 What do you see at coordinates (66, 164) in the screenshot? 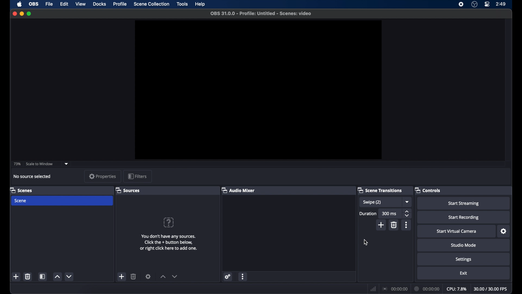
I see `dropdown` at bounding box center [66, 164].